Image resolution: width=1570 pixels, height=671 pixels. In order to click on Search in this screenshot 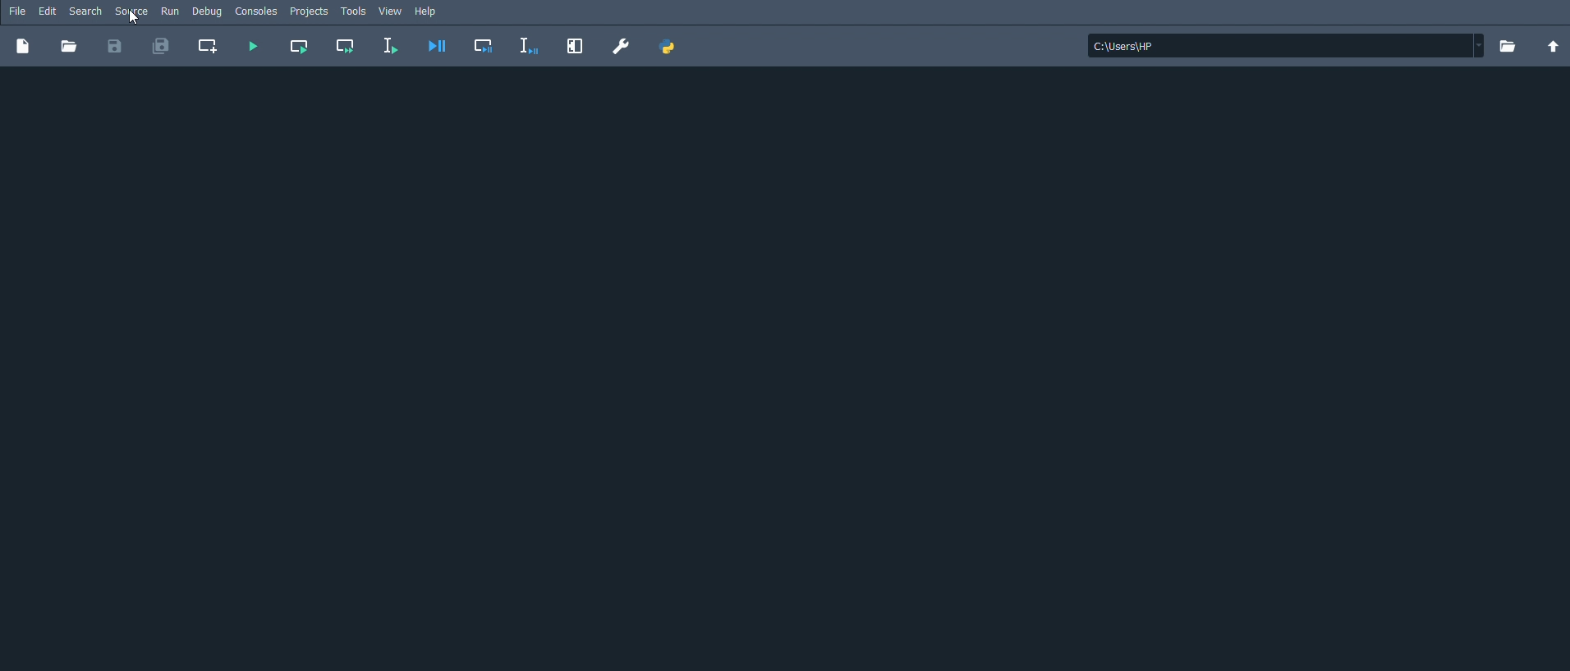, I will do `click(90, 11)`.